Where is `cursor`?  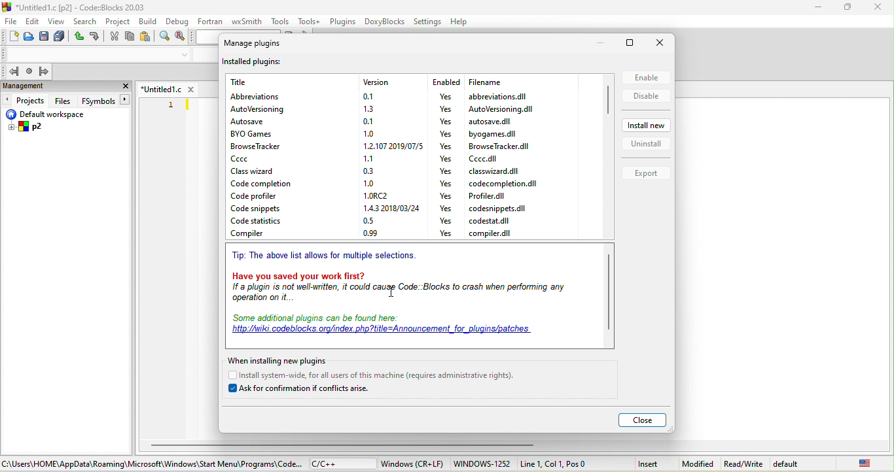 cursor is located at coordinates (391, 292).